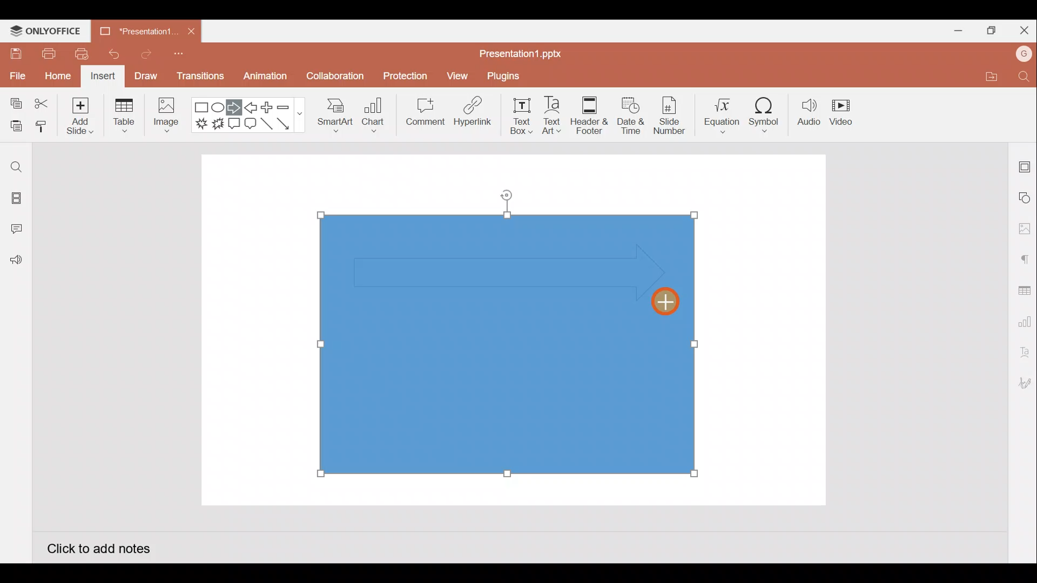  What do you see at coordinates (191, 29) in the screenshot?
I see `Close document` at bounding box center [191, 29].